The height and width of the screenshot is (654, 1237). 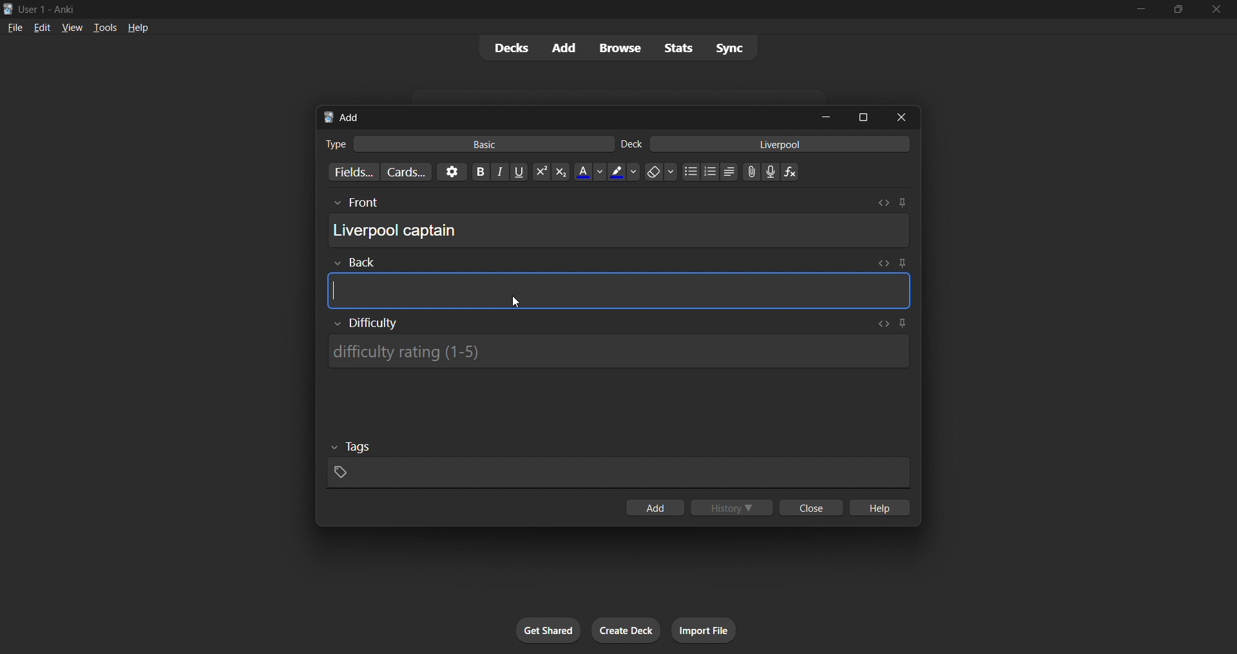 I want to click on Alignment, so click(x=729, y=172).